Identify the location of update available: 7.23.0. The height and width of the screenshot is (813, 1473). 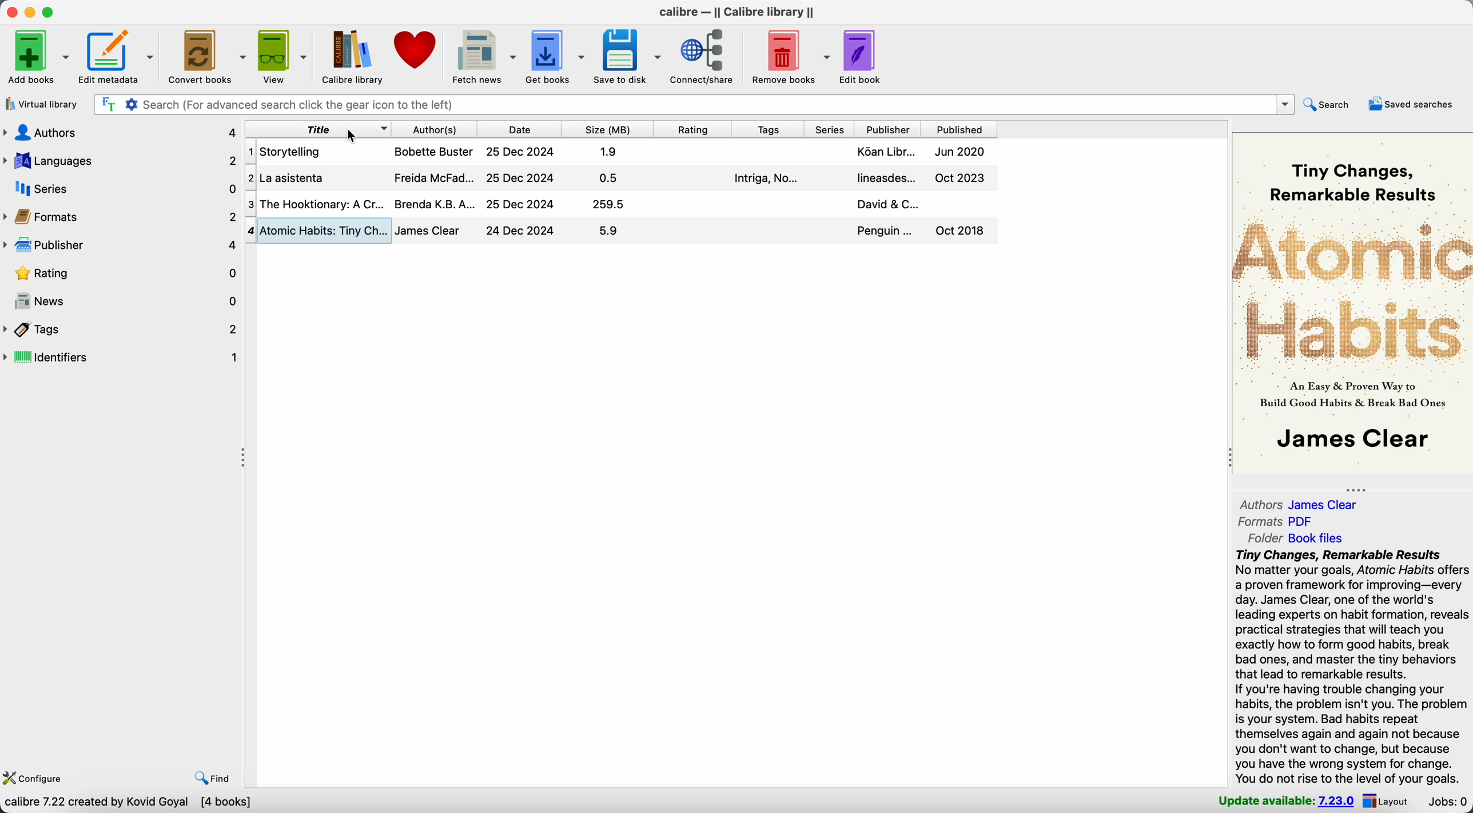
(1283, 801).